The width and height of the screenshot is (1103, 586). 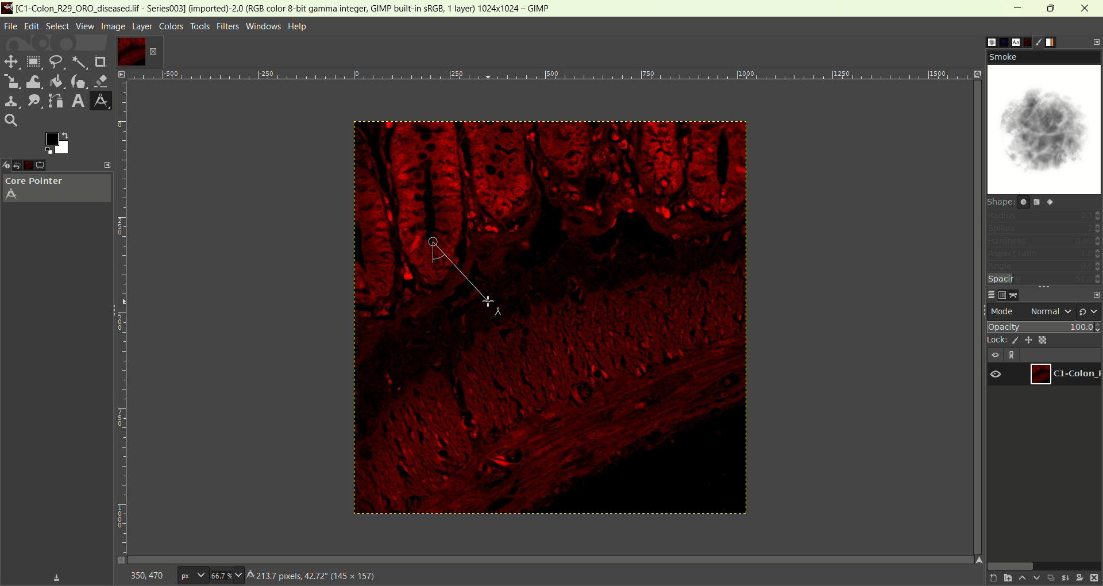 I want to click on hardness, so click(x=1044, y=242).